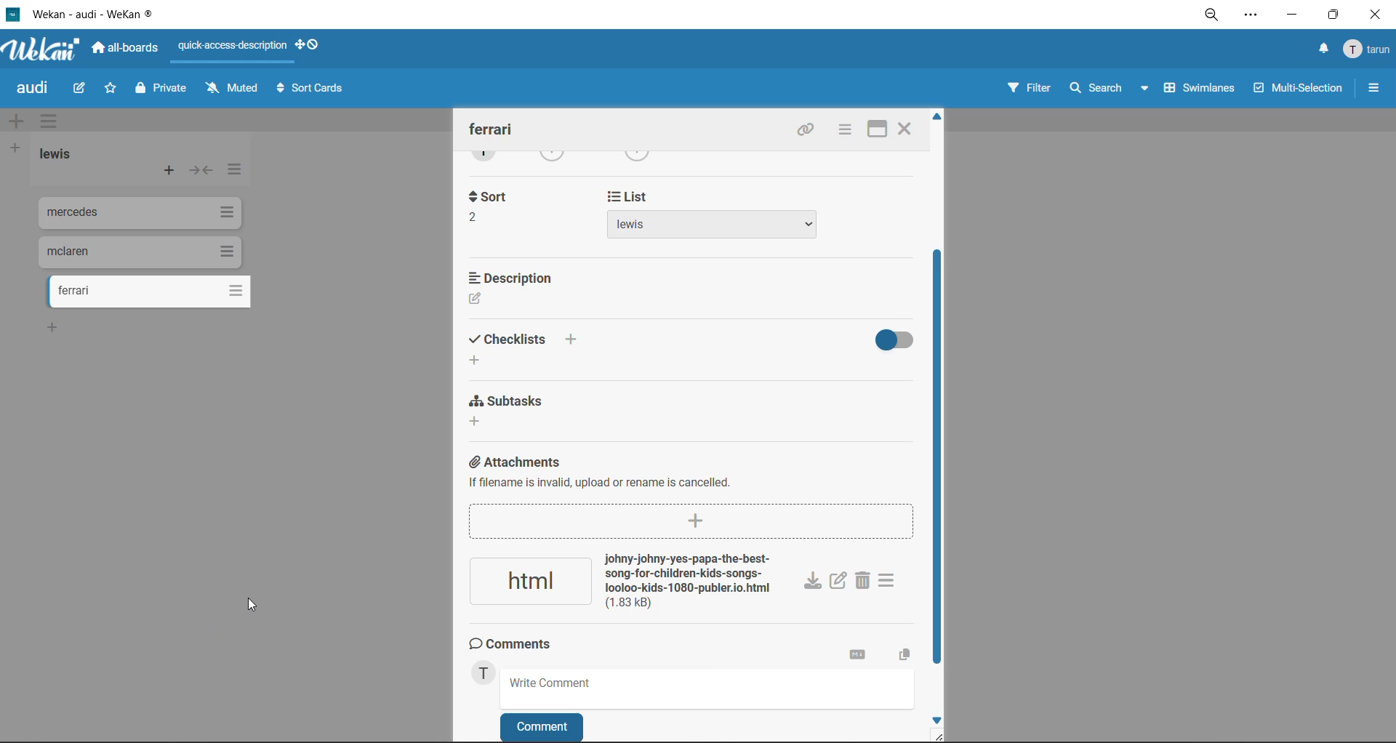  I want to click on search, so click(1110, 87).